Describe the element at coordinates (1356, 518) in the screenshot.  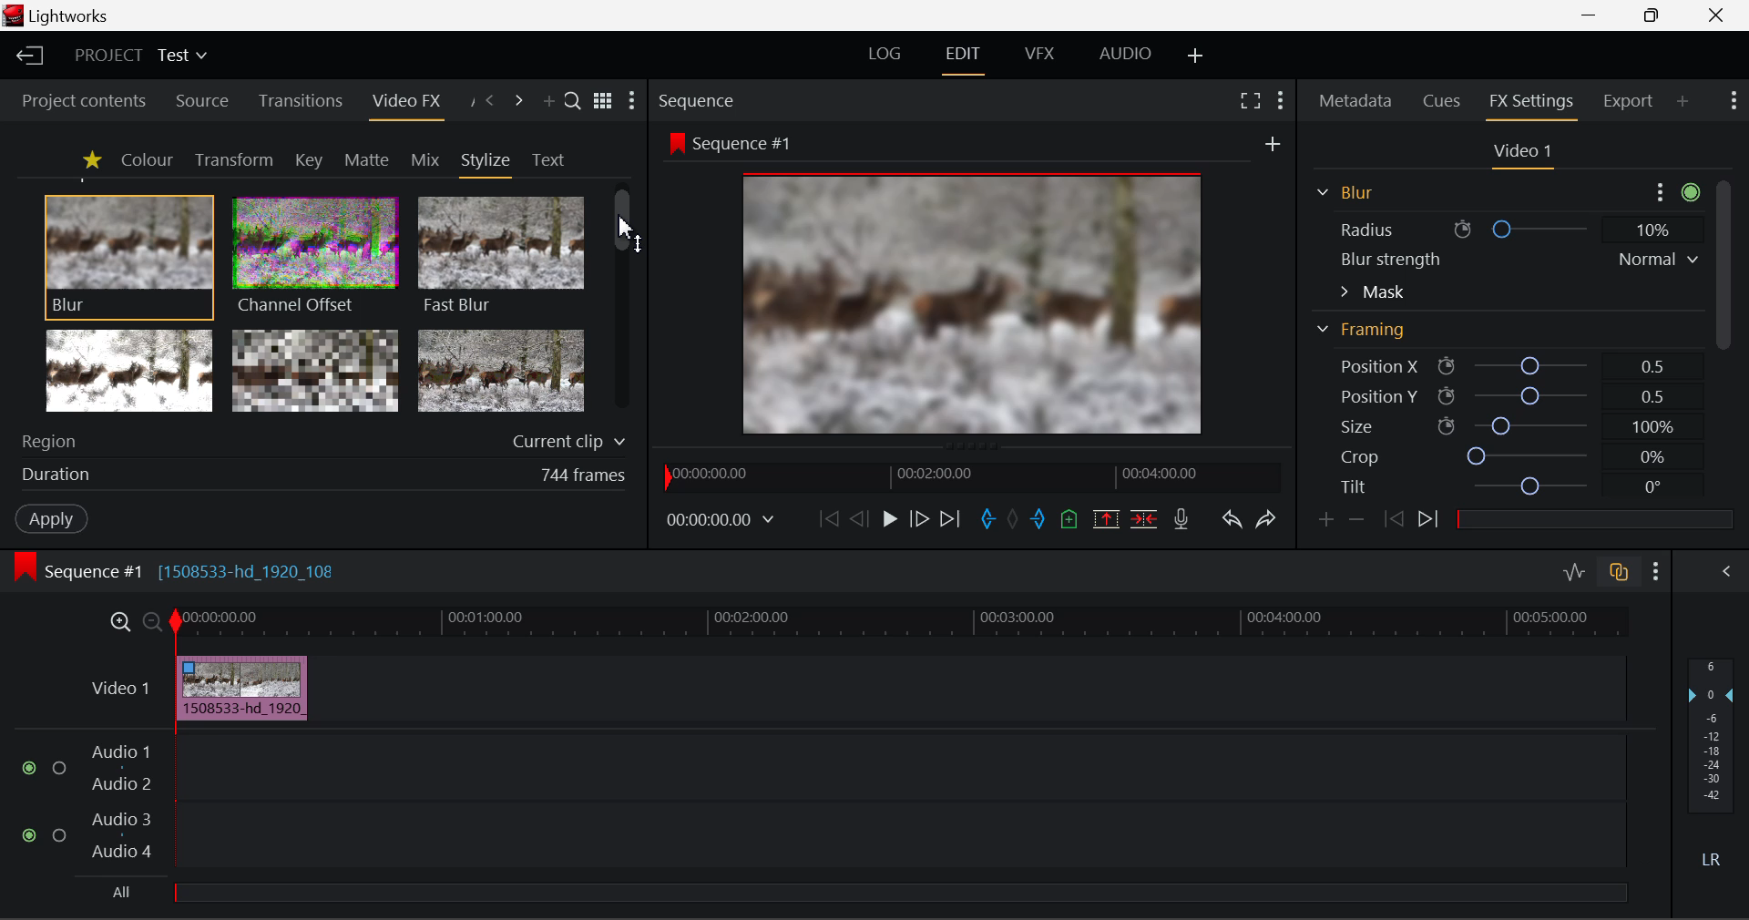
I see `Remove keyframe` at that location.